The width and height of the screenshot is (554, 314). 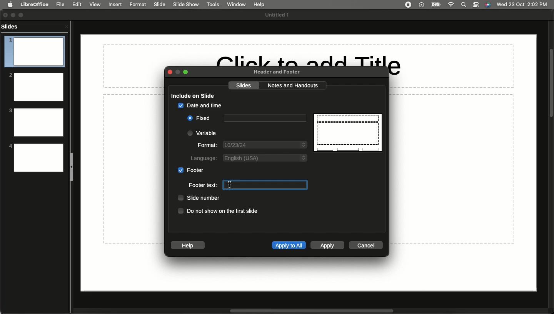 I want to click on Slide show, so click(x=187, y=5).